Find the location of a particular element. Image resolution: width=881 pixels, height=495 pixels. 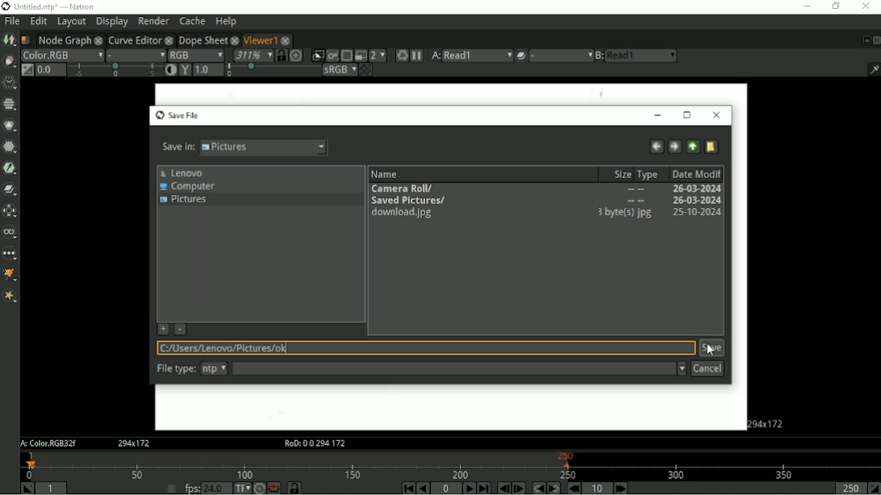

pictures is located at coordinates (273, 148).